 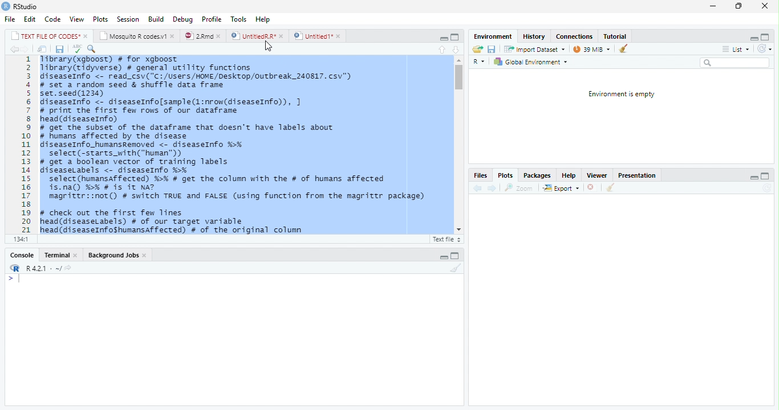 What do you see at coordinates (754, 176) in the screenshot?
I see `Minimize` at bounding box center [754, 176].